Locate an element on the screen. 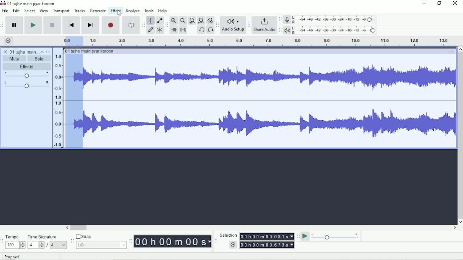  Audio Logo is located at coordinates (233, 19).